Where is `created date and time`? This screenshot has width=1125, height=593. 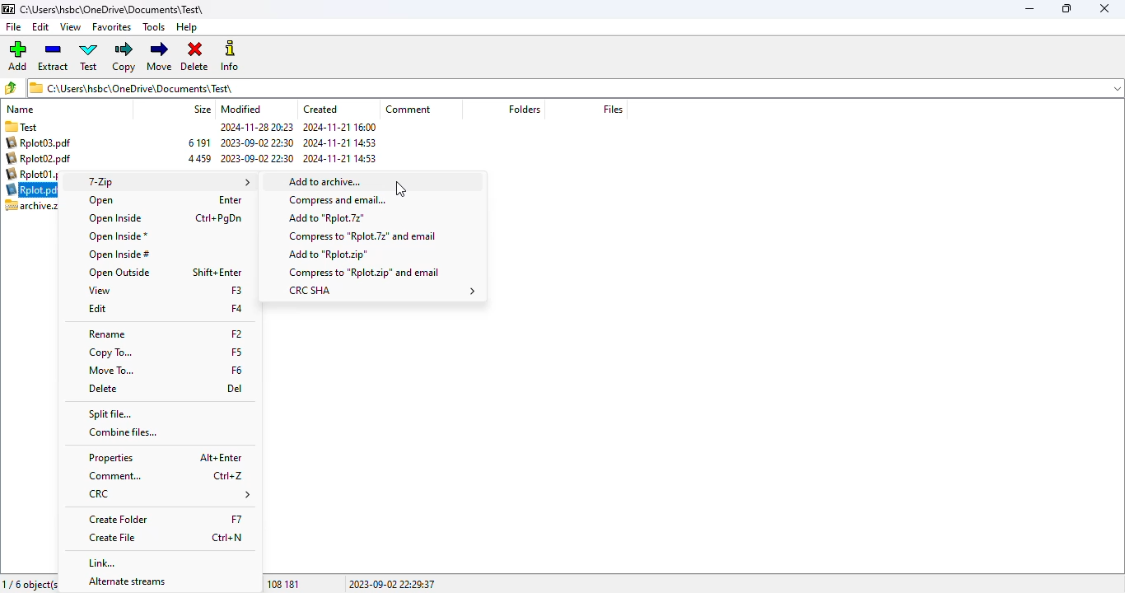 created date and time is located at coordinates (340, 144).